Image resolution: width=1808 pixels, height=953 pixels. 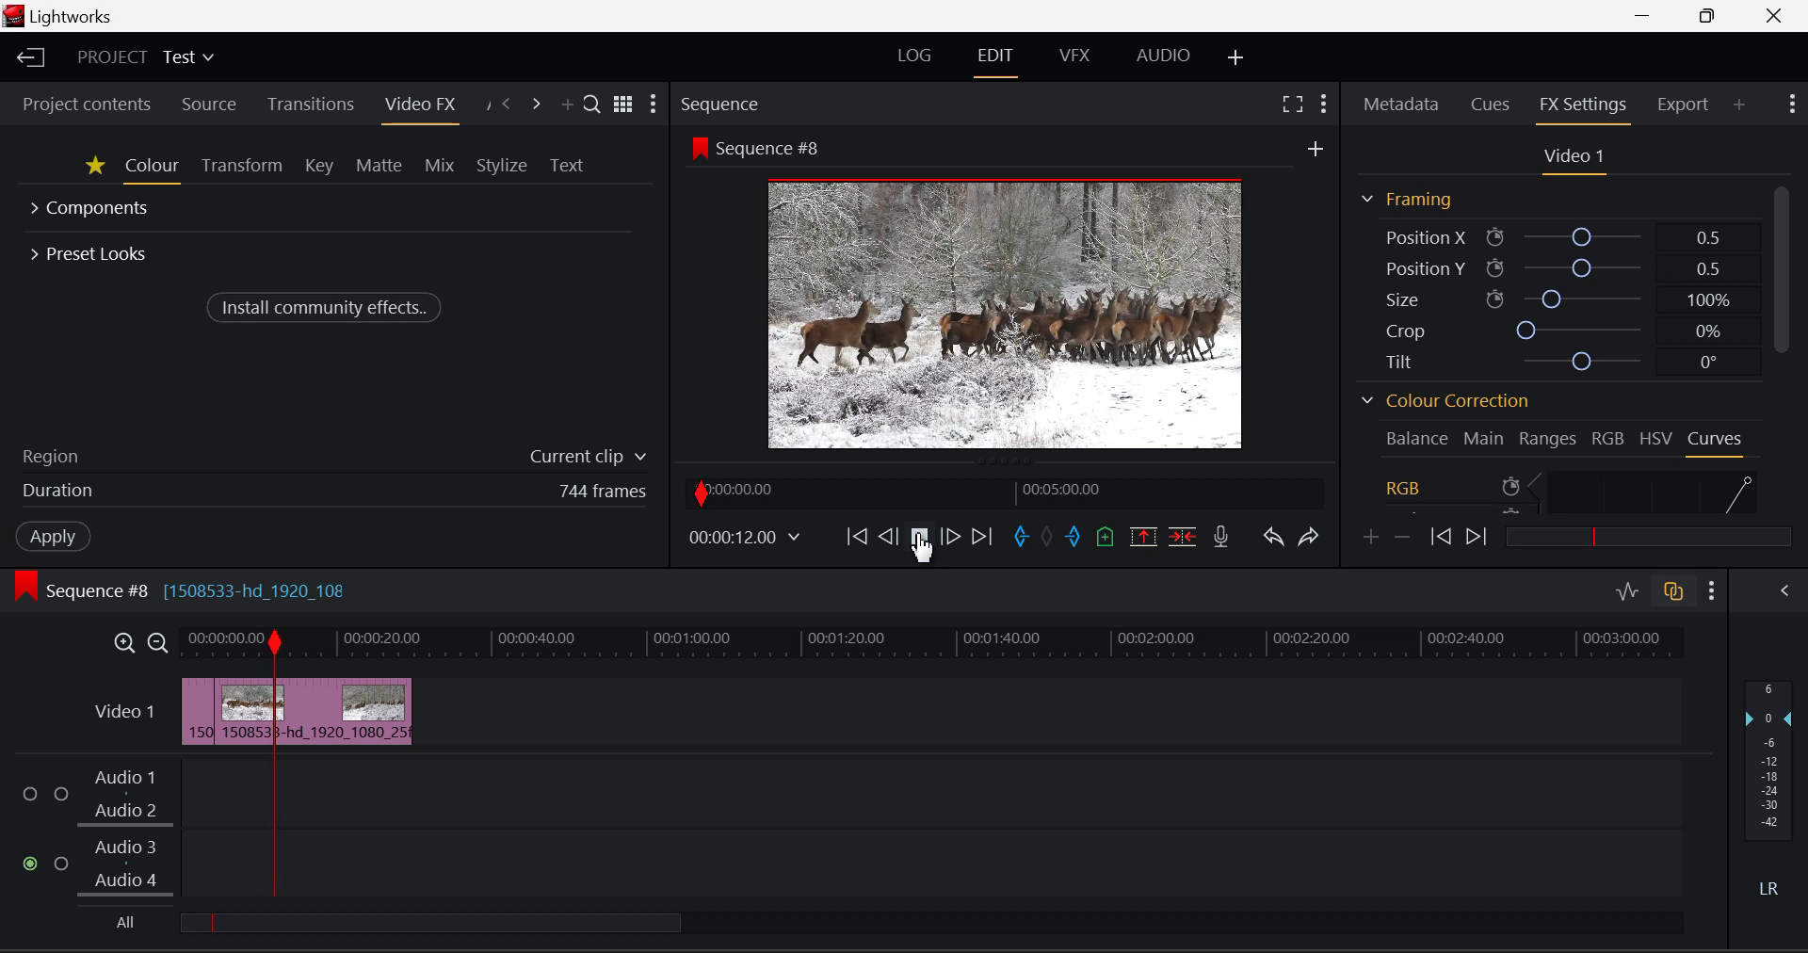 I want to click on Search, so click(x=591, y=102).